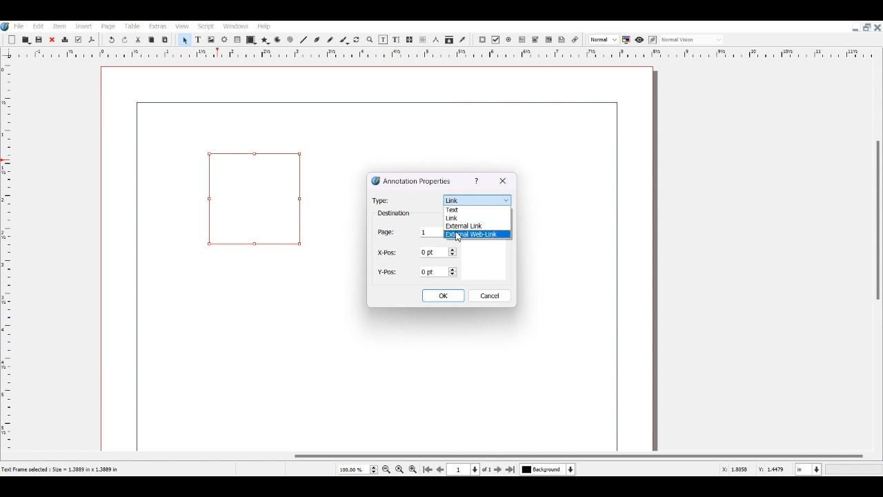 Image resolution: width=883 pixels, height=497 pixels. What do you see at coordinates (512, 470) in the screenshot?
I see `Go to Last Page` at bounding box center [512, 470].